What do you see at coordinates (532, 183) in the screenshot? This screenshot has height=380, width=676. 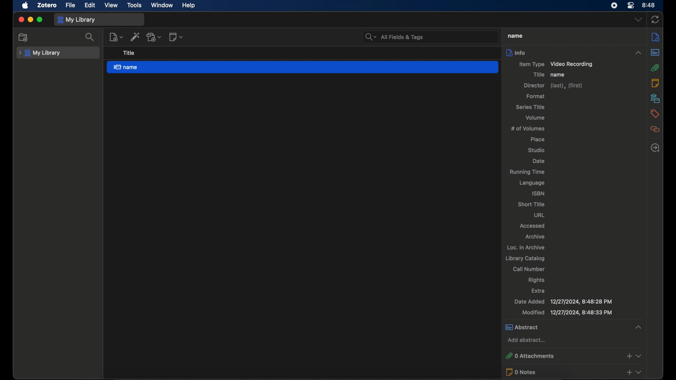 I see `language` at bounding box center [532, 183].